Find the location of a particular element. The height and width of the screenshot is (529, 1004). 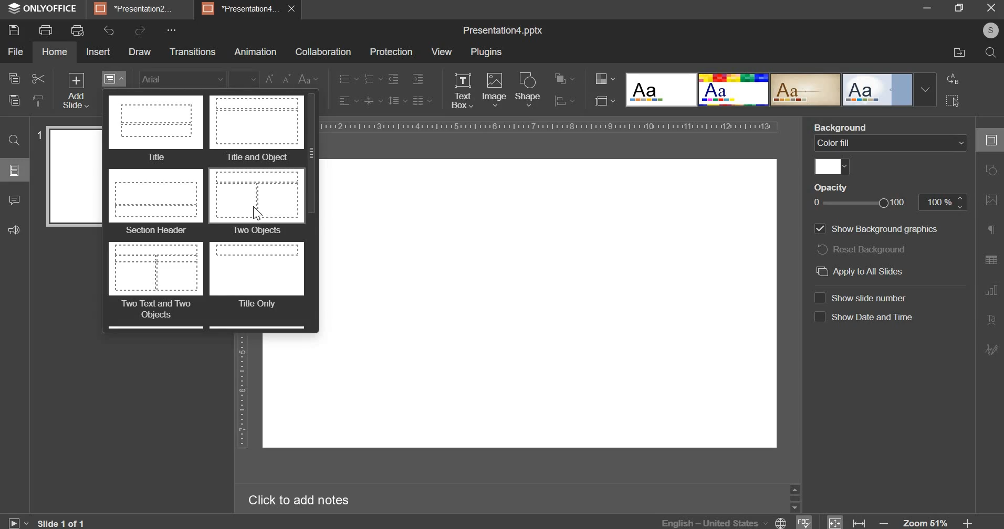

slide setting is located at coordinates (989, 140).